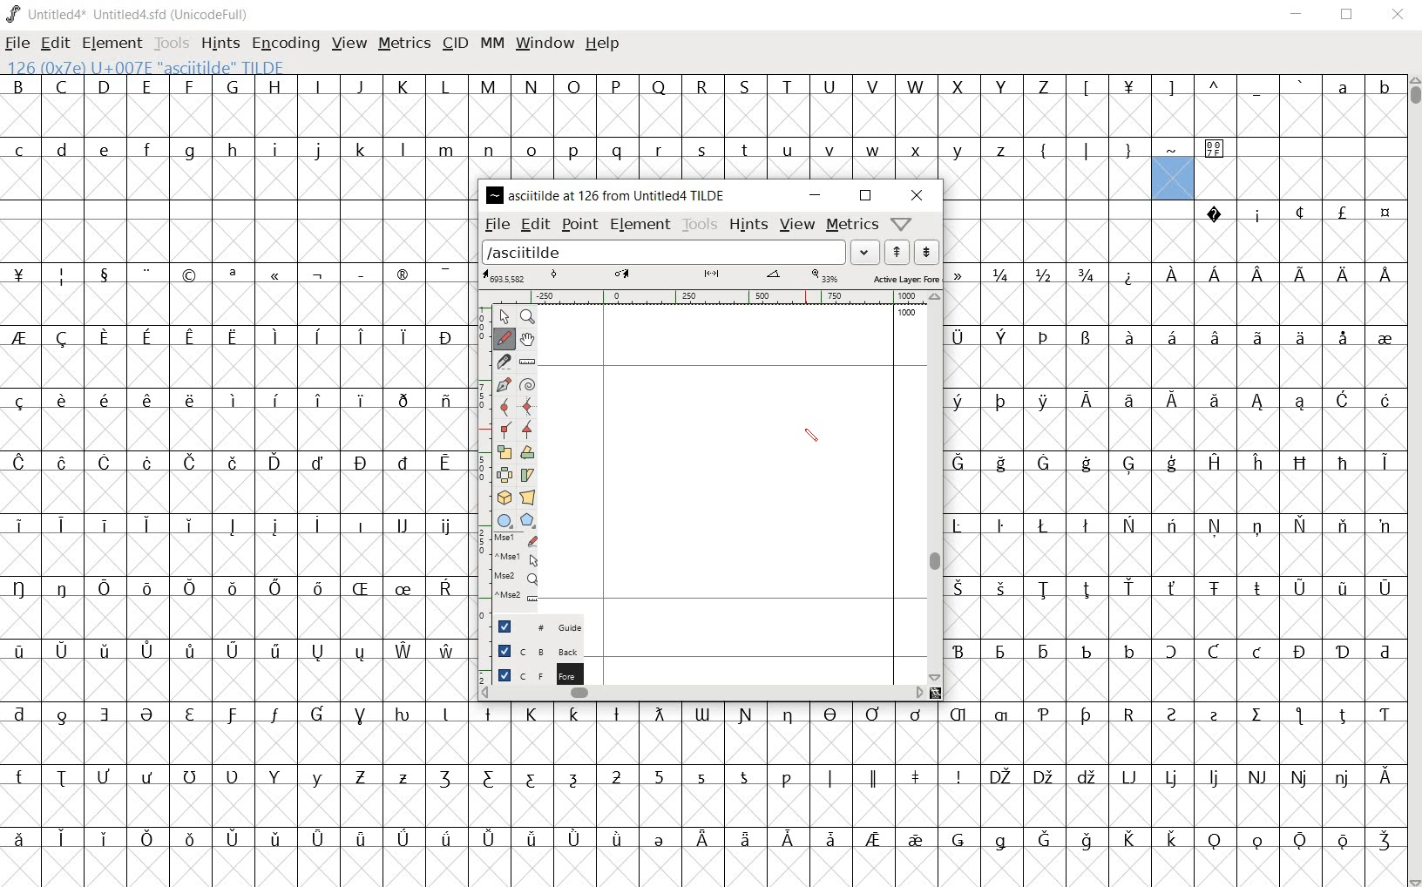 Image resolution: width=1422 pixels, height=887 pixels. I want to click on add a point, then drag out its control points, so click(502, 383).